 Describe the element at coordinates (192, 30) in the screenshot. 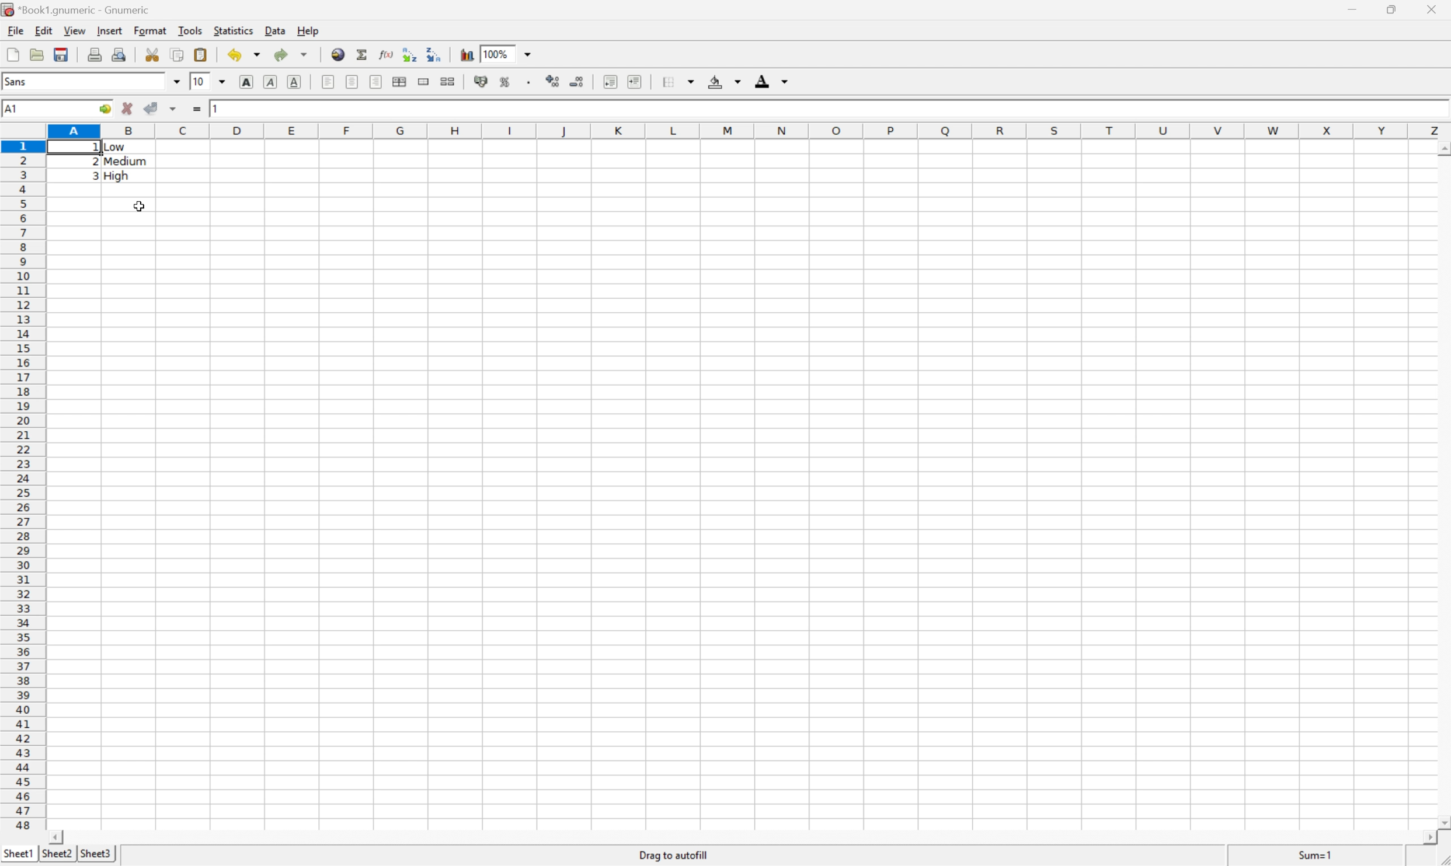

I see `Tools` at that location.